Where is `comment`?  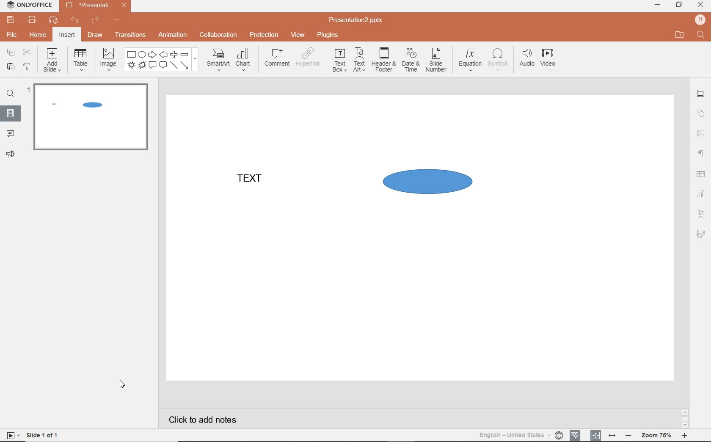
comment is located at coordinates (277, 58).